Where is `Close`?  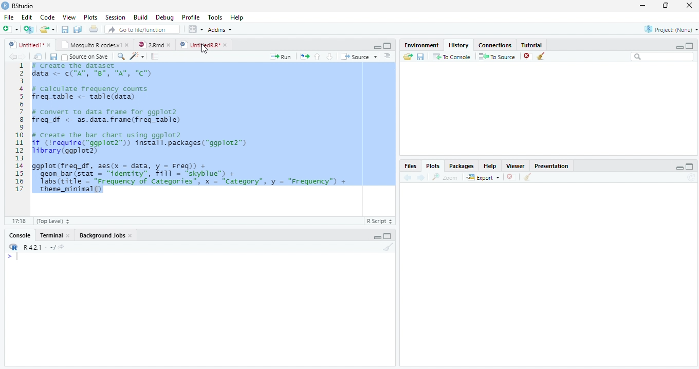 Close is located at coordinates (689, 6).